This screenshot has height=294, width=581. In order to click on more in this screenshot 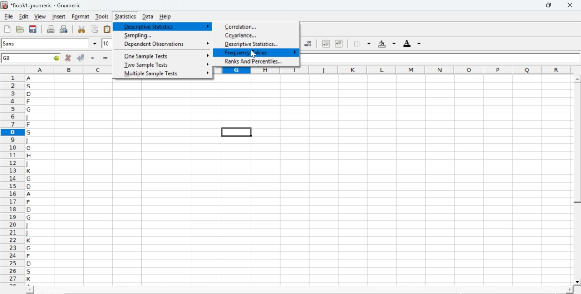, I will do `click(208, 64)`.